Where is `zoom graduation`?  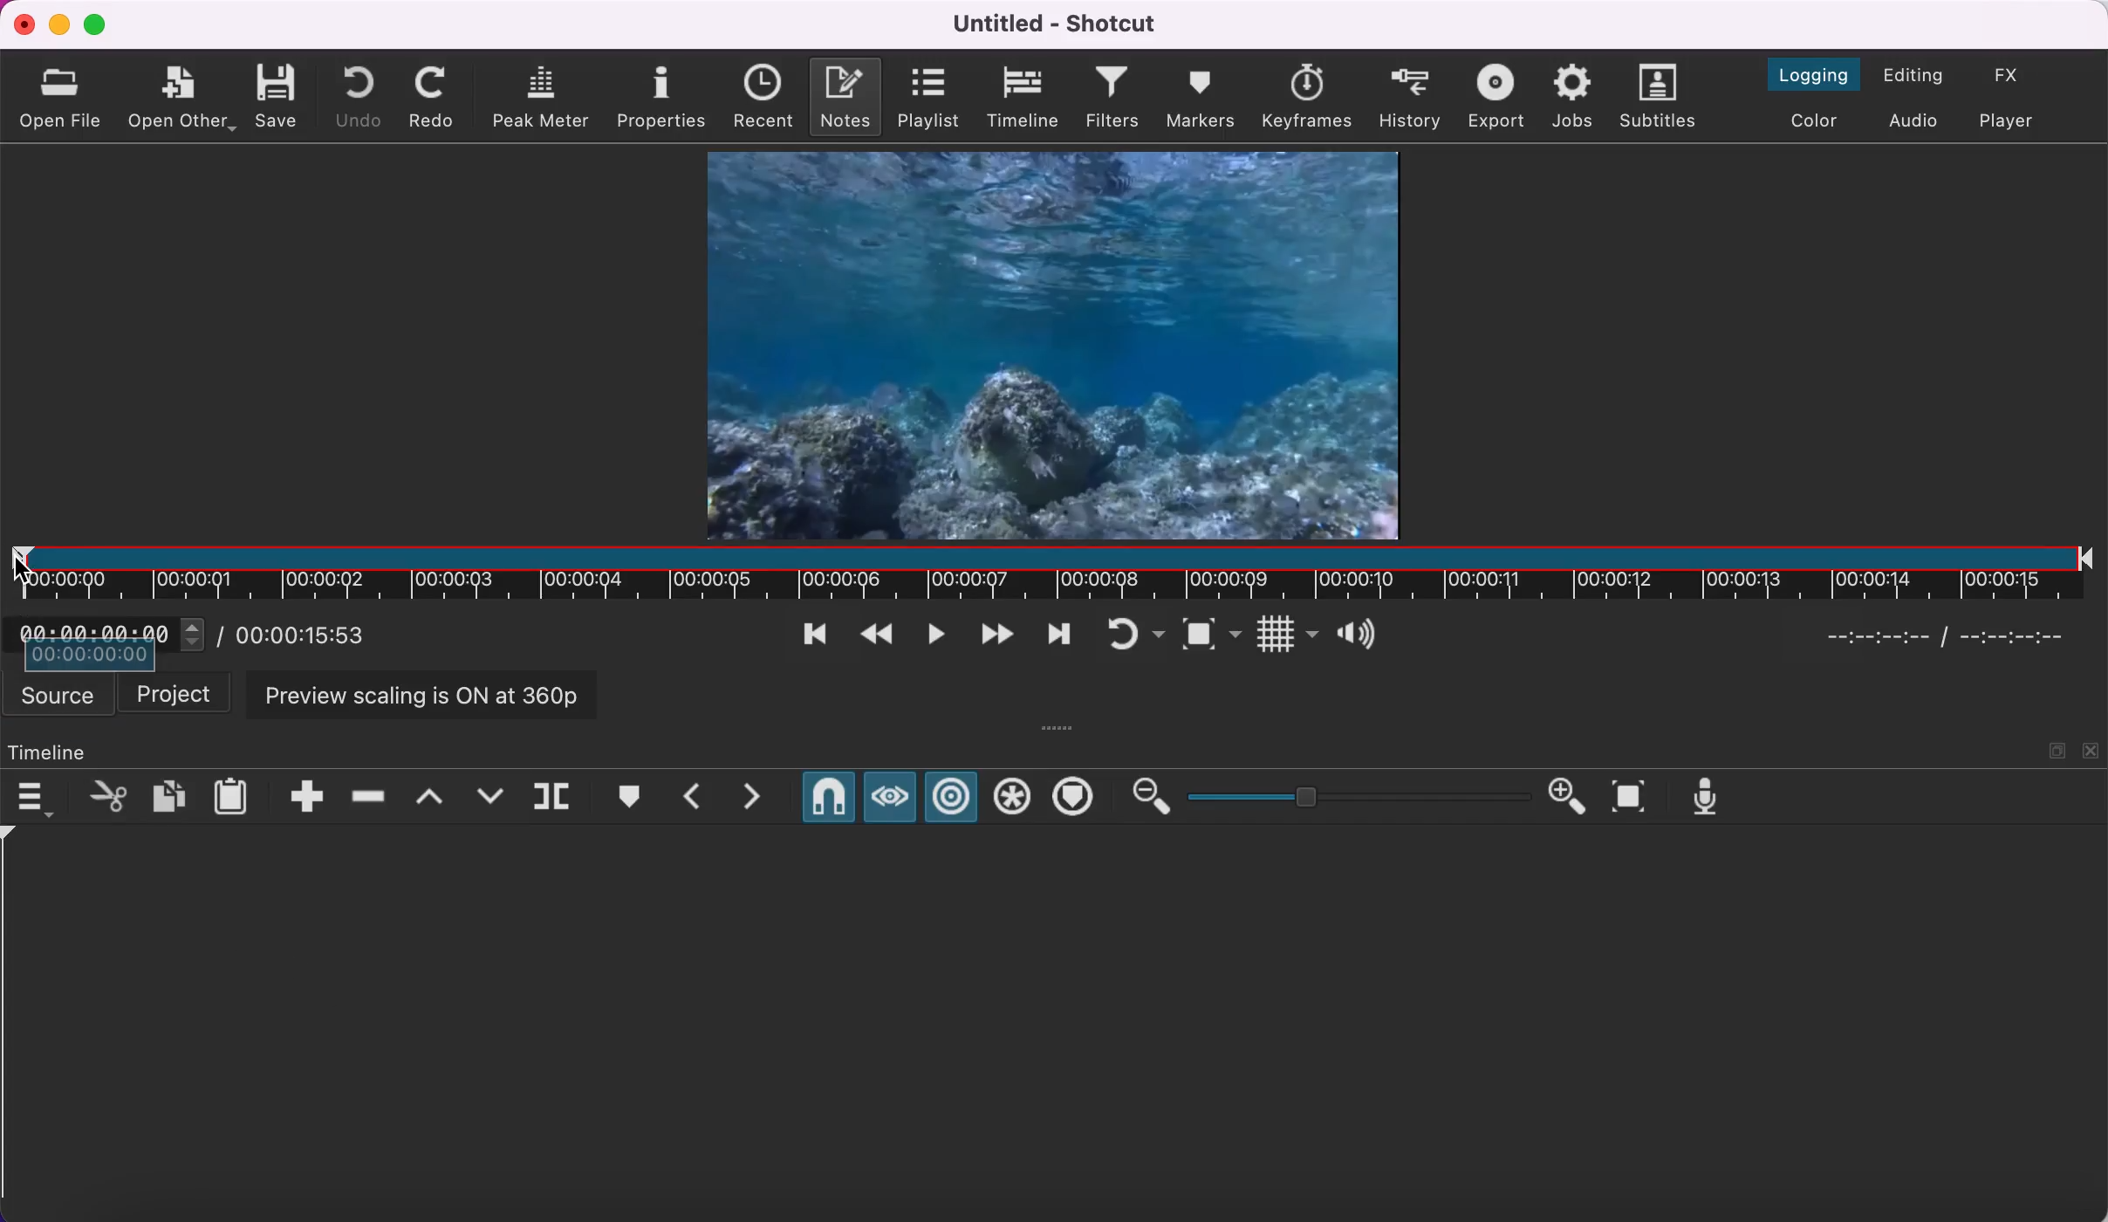
zoom graduation is located at coordinates (1357, 796).